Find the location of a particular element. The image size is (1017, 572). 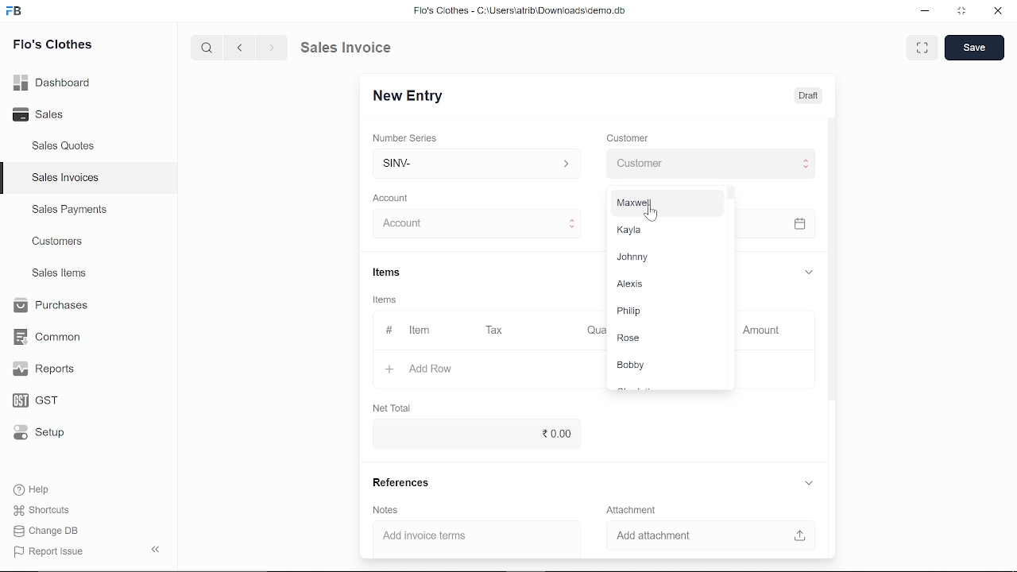

Sales Items is located at coordinates (59, 275).